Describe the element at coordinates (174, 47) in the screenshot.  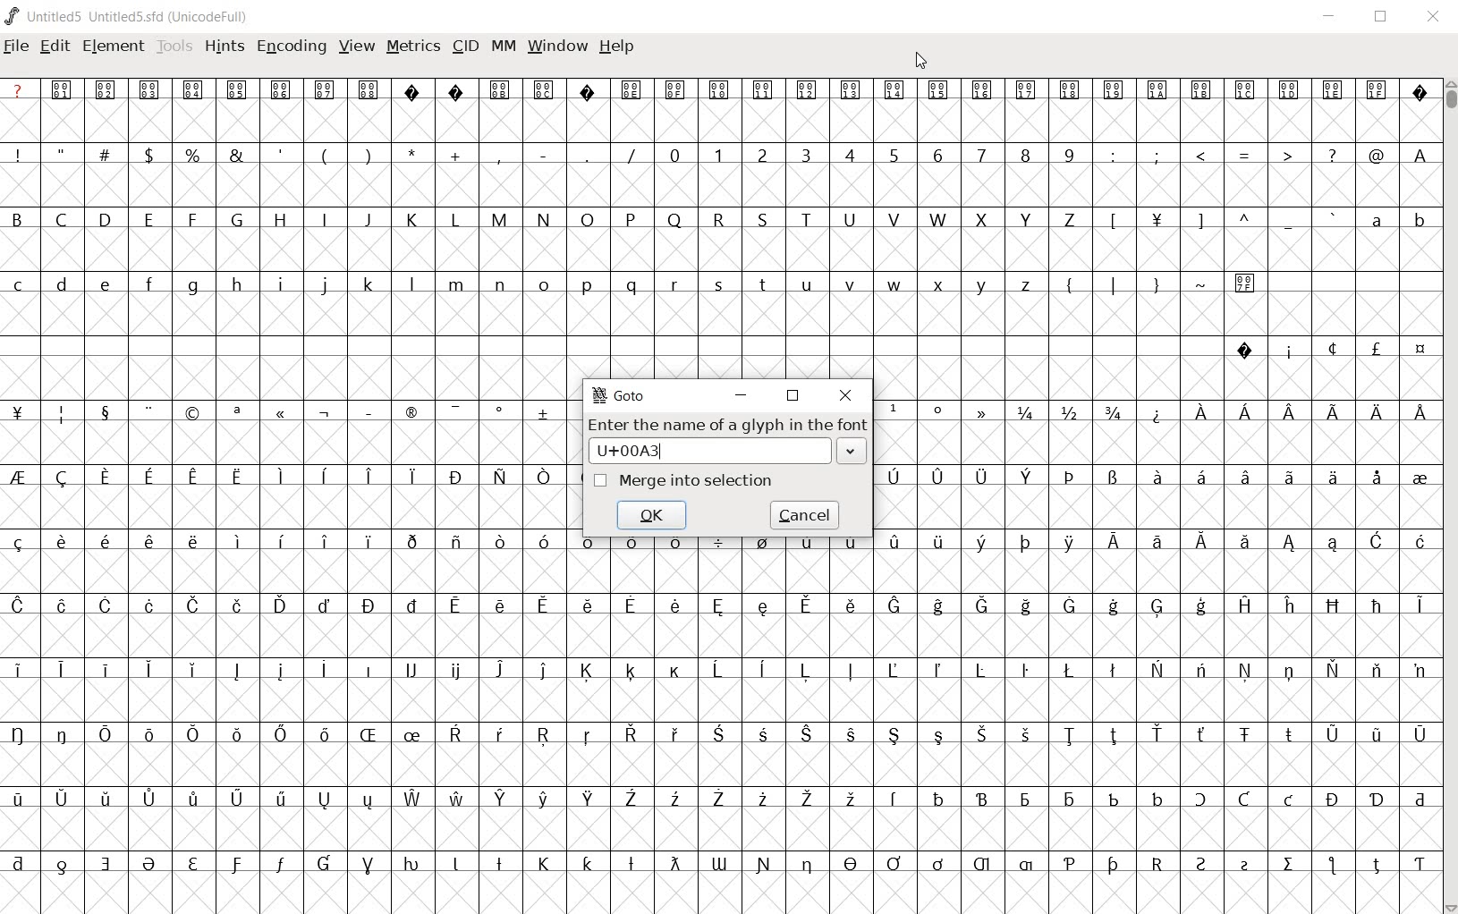
I see `Tools` at that location.